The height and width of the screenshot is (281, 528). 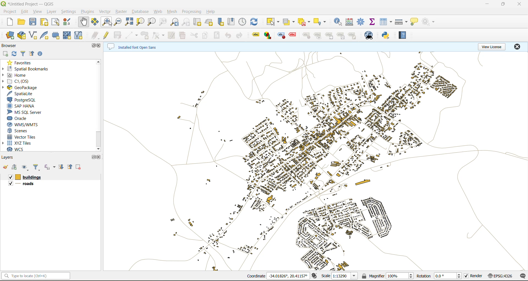 I want to click on no action, so click(x=430, y=22).